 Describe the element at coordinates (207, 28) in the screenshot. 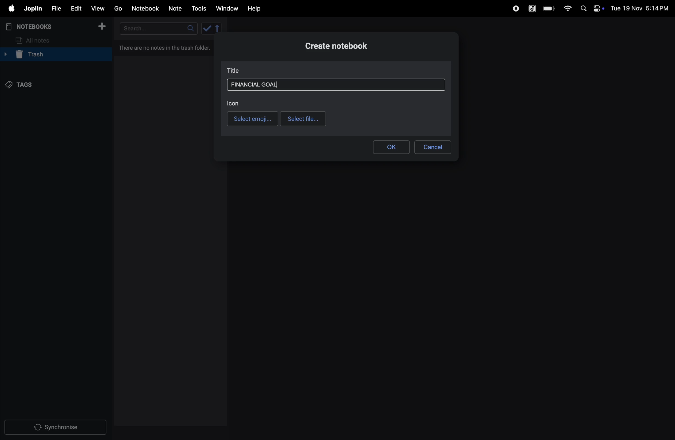

I see `check` at that location.